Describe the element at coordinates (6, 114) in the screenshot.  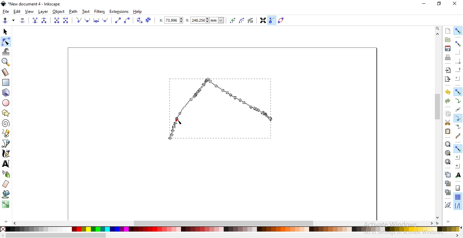
I see `create stars and polygons` at that location.